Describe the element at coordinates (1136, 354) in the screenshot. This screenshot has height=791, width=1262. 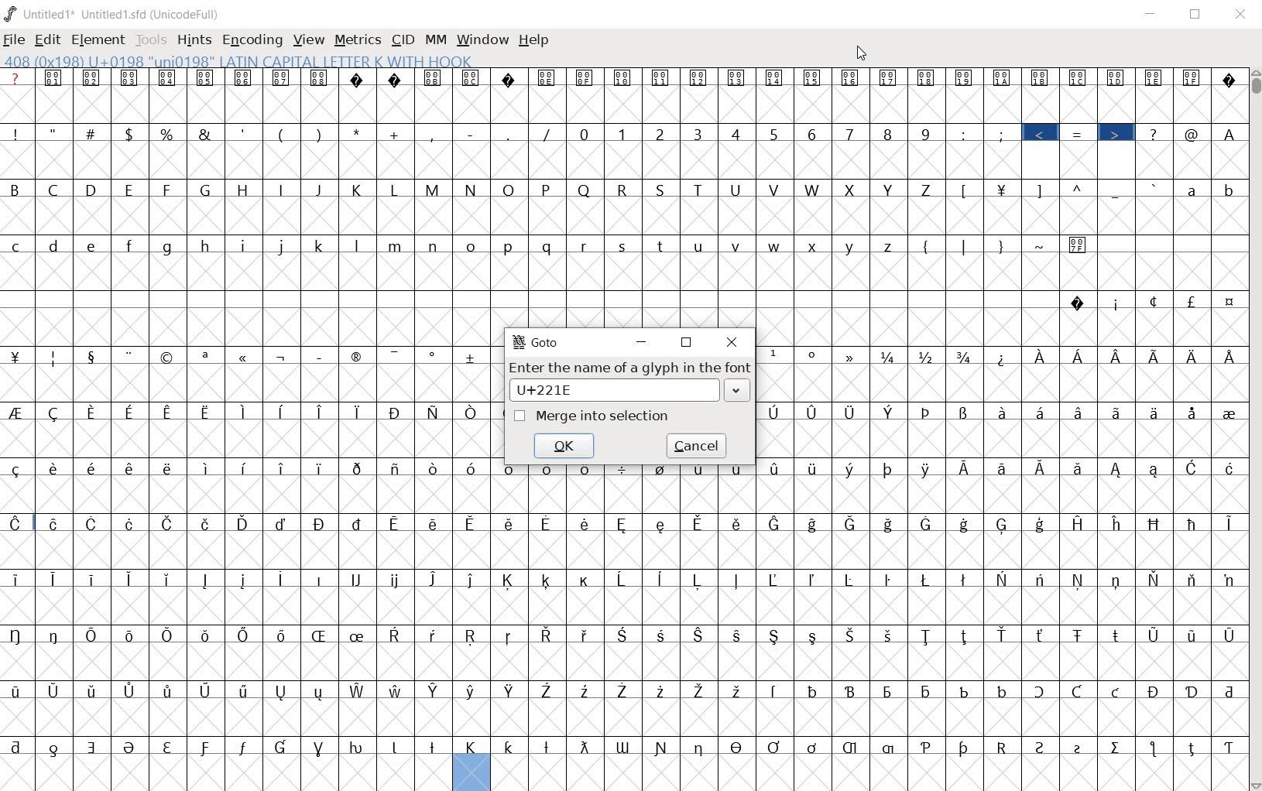
I see `special letters` at that location.